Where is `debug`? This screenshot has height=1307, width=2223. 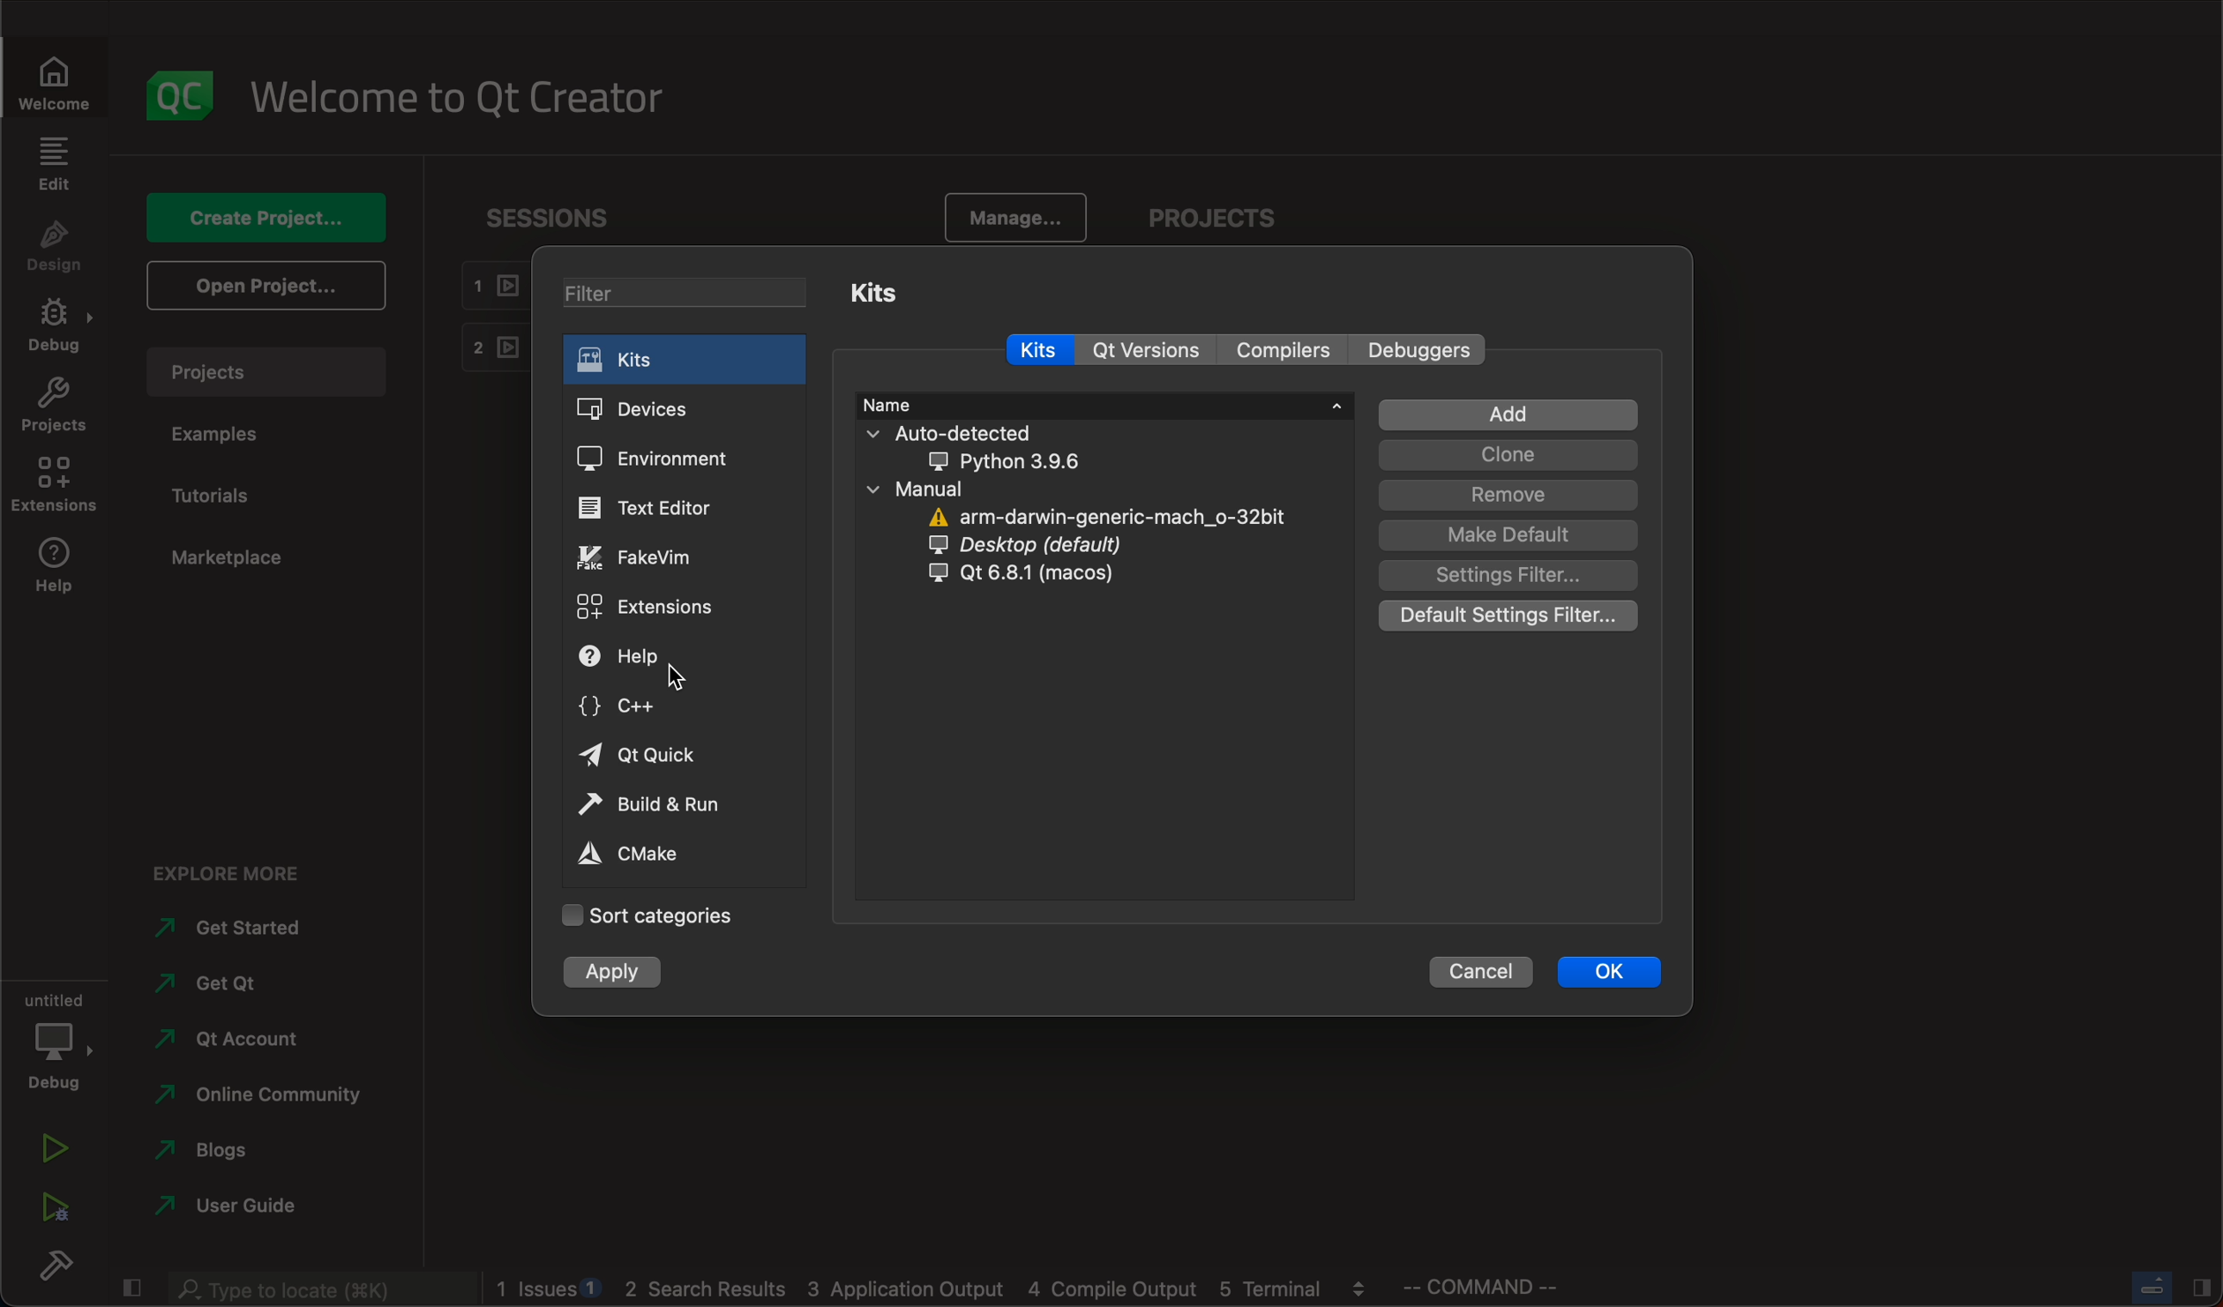
debug is located at coordinates (59, 1037).